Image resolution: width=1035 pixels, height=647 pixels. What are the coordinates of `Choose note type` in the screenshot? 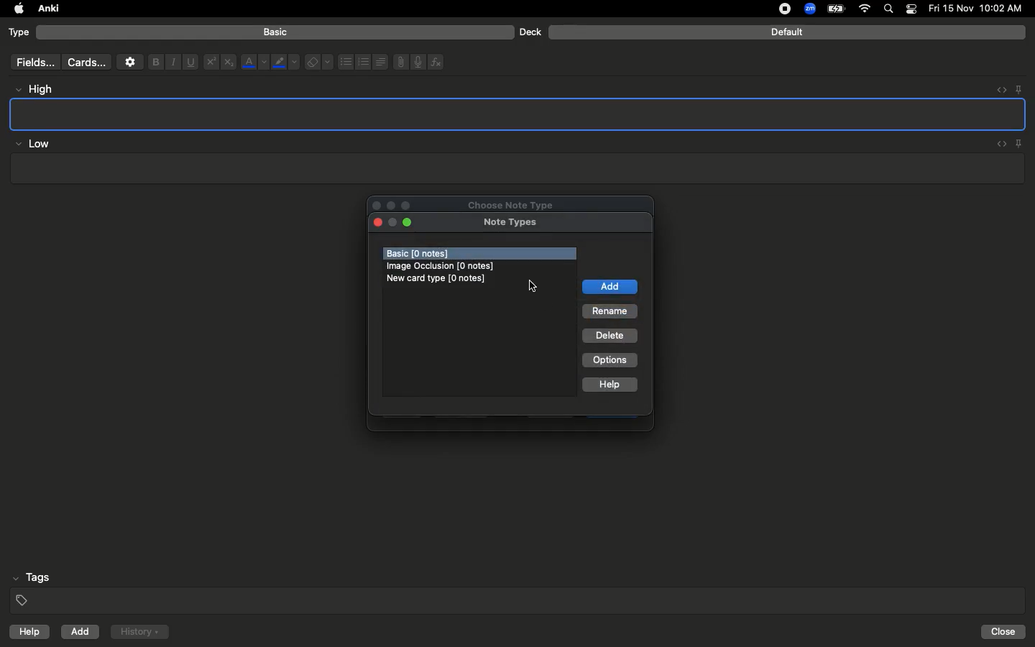 It's located at (495, 203).